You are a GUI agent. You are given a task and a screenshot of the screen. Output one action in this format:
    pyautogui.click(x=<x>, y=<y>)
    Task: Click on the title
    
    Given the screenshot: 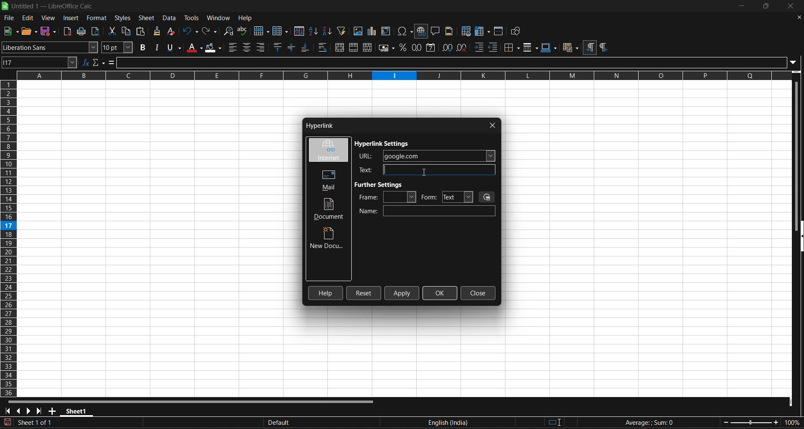 What is the action you would take?
    pyautogui.click(x=53, y=6)
    